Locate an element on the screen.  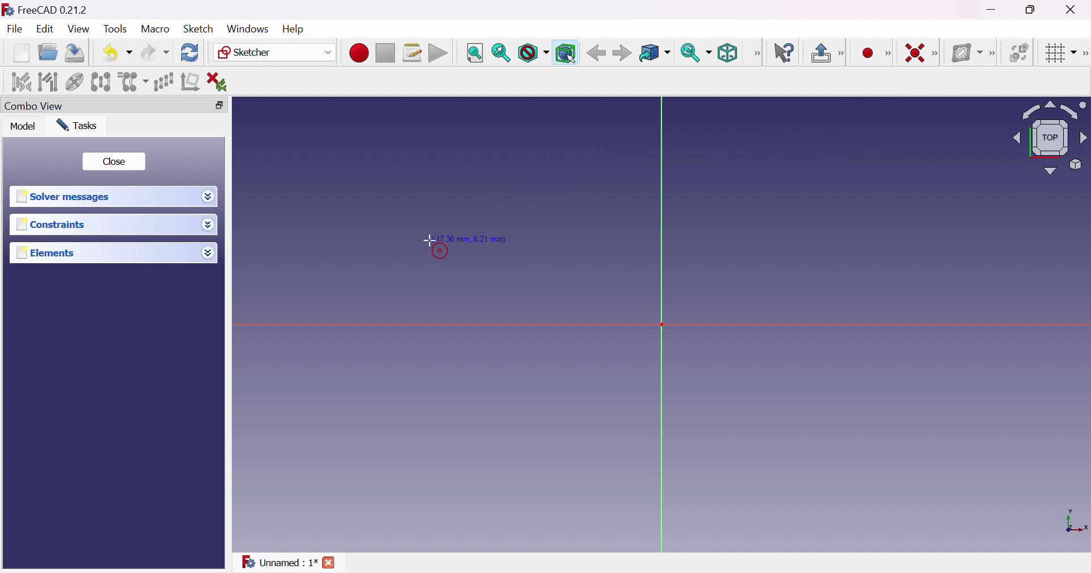
Restore down is located at coordinates (218, 105).